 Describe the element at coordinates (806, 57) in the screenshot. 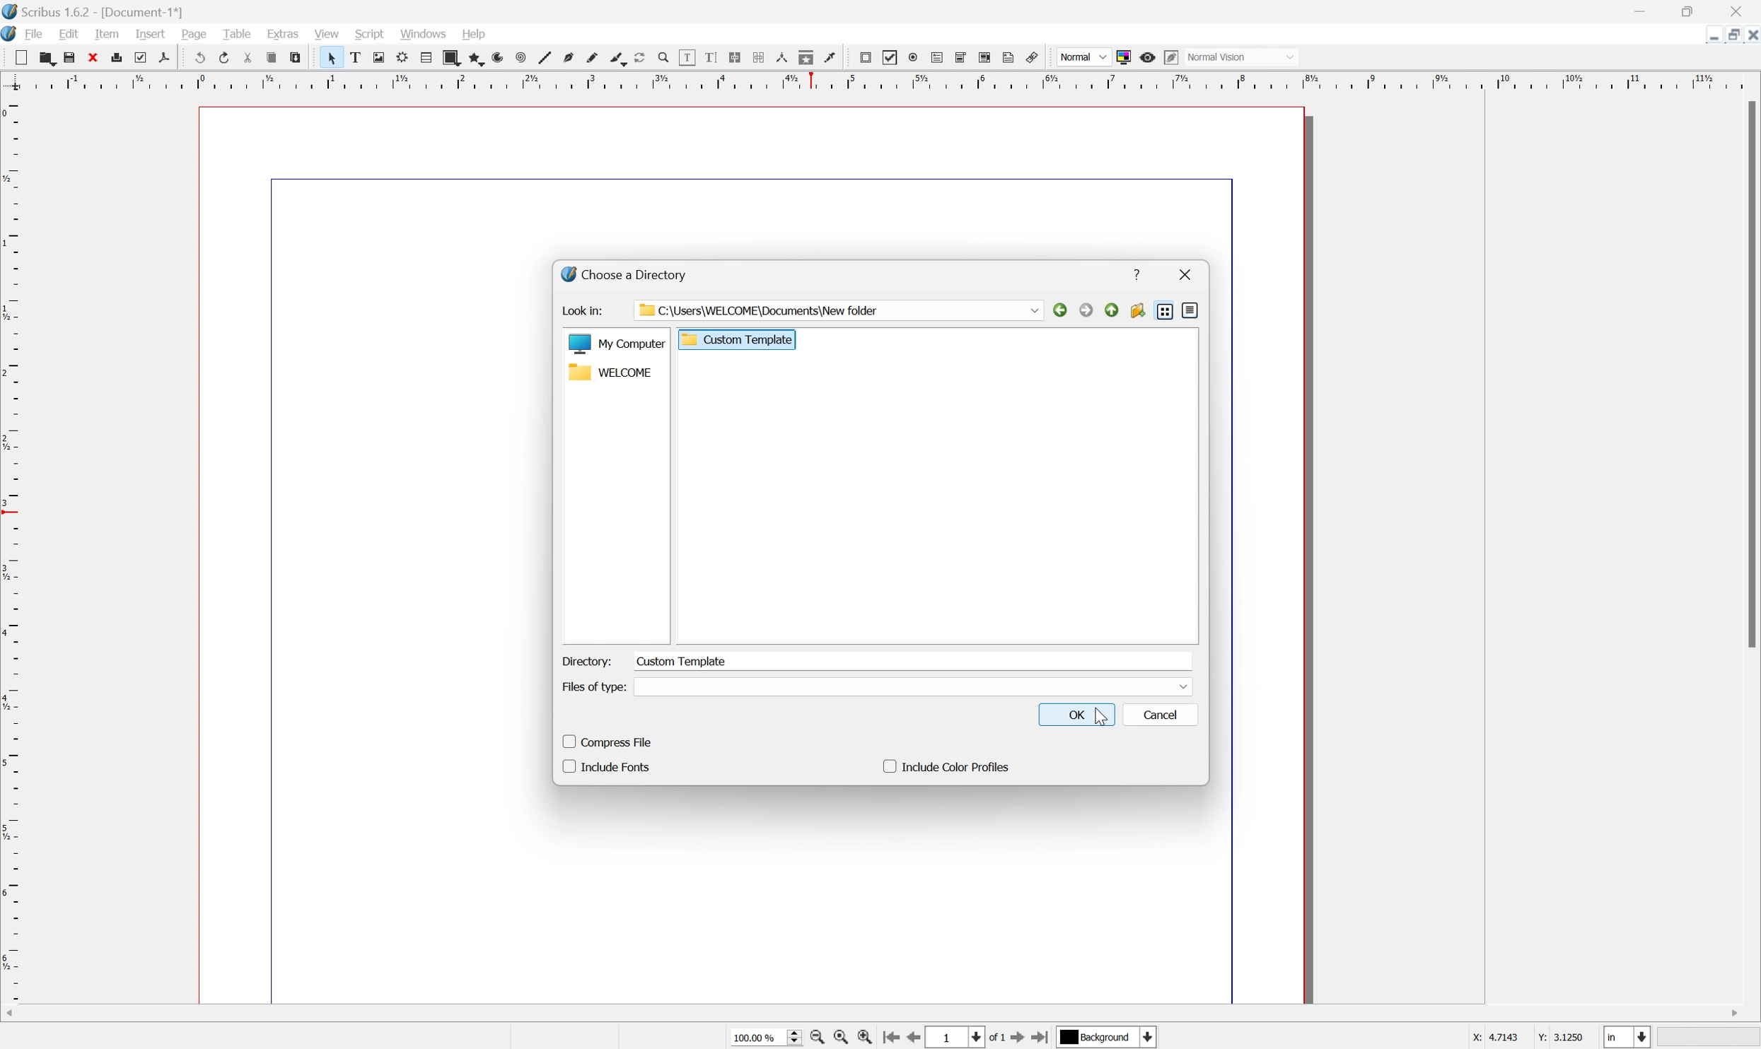

I see `copy item properties` at that location.